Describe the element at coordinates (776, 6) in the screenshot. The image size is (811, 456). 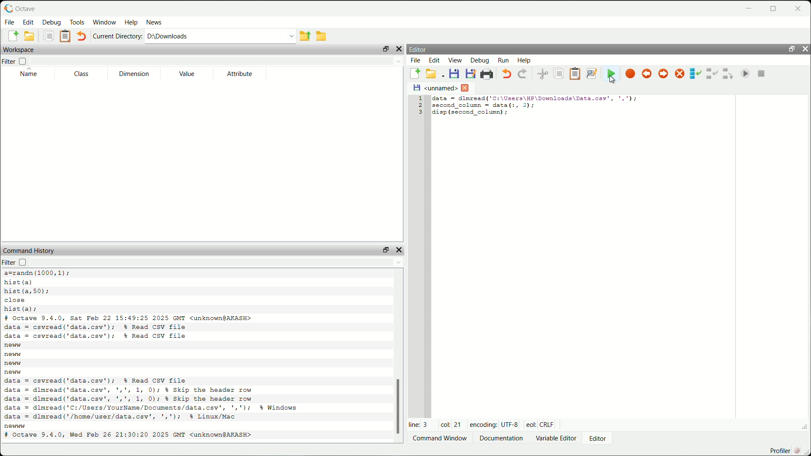
I see `maximize` at that location.